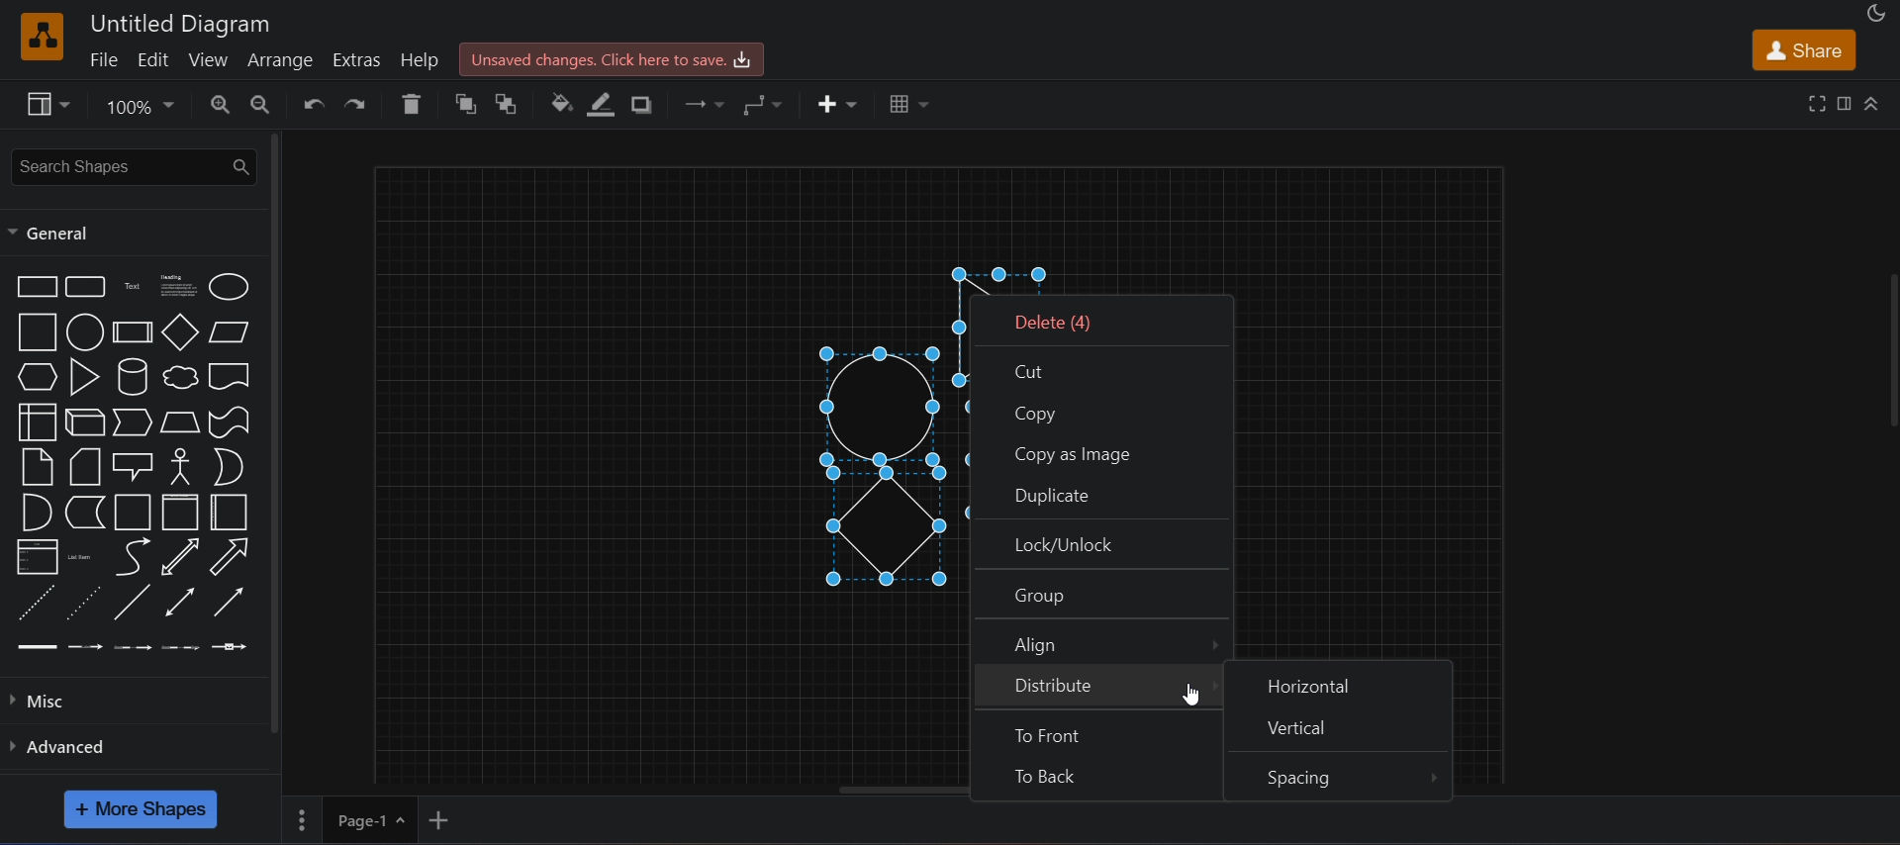 This screenshot has height=845, width=1900. Describe the element at coordinates (708, 105) in the screenshot. I see `connection` at that location.